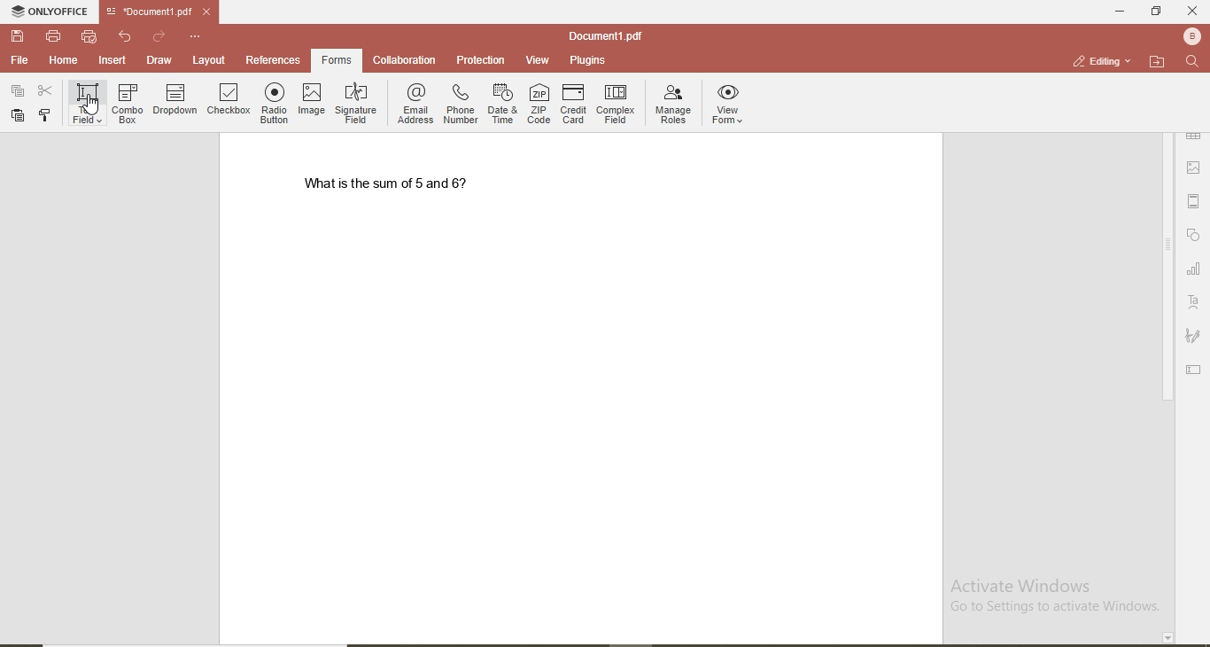  What do you see at coordinates (1167, 637) in the screenshot?
I see `page down` at bounding box center [1167, 637].